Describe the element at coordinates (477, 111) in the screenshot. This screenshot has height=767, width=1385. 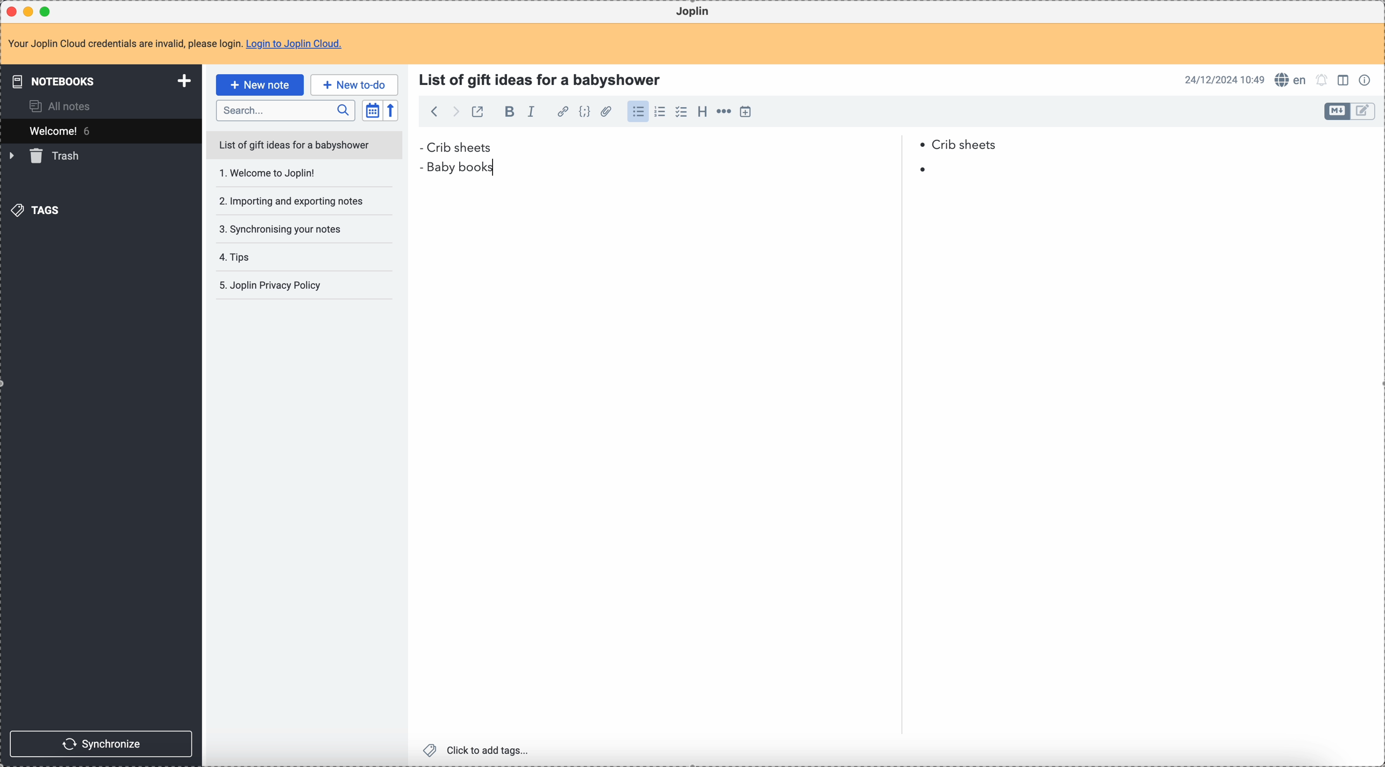
I see `toggle external editing` at that location.